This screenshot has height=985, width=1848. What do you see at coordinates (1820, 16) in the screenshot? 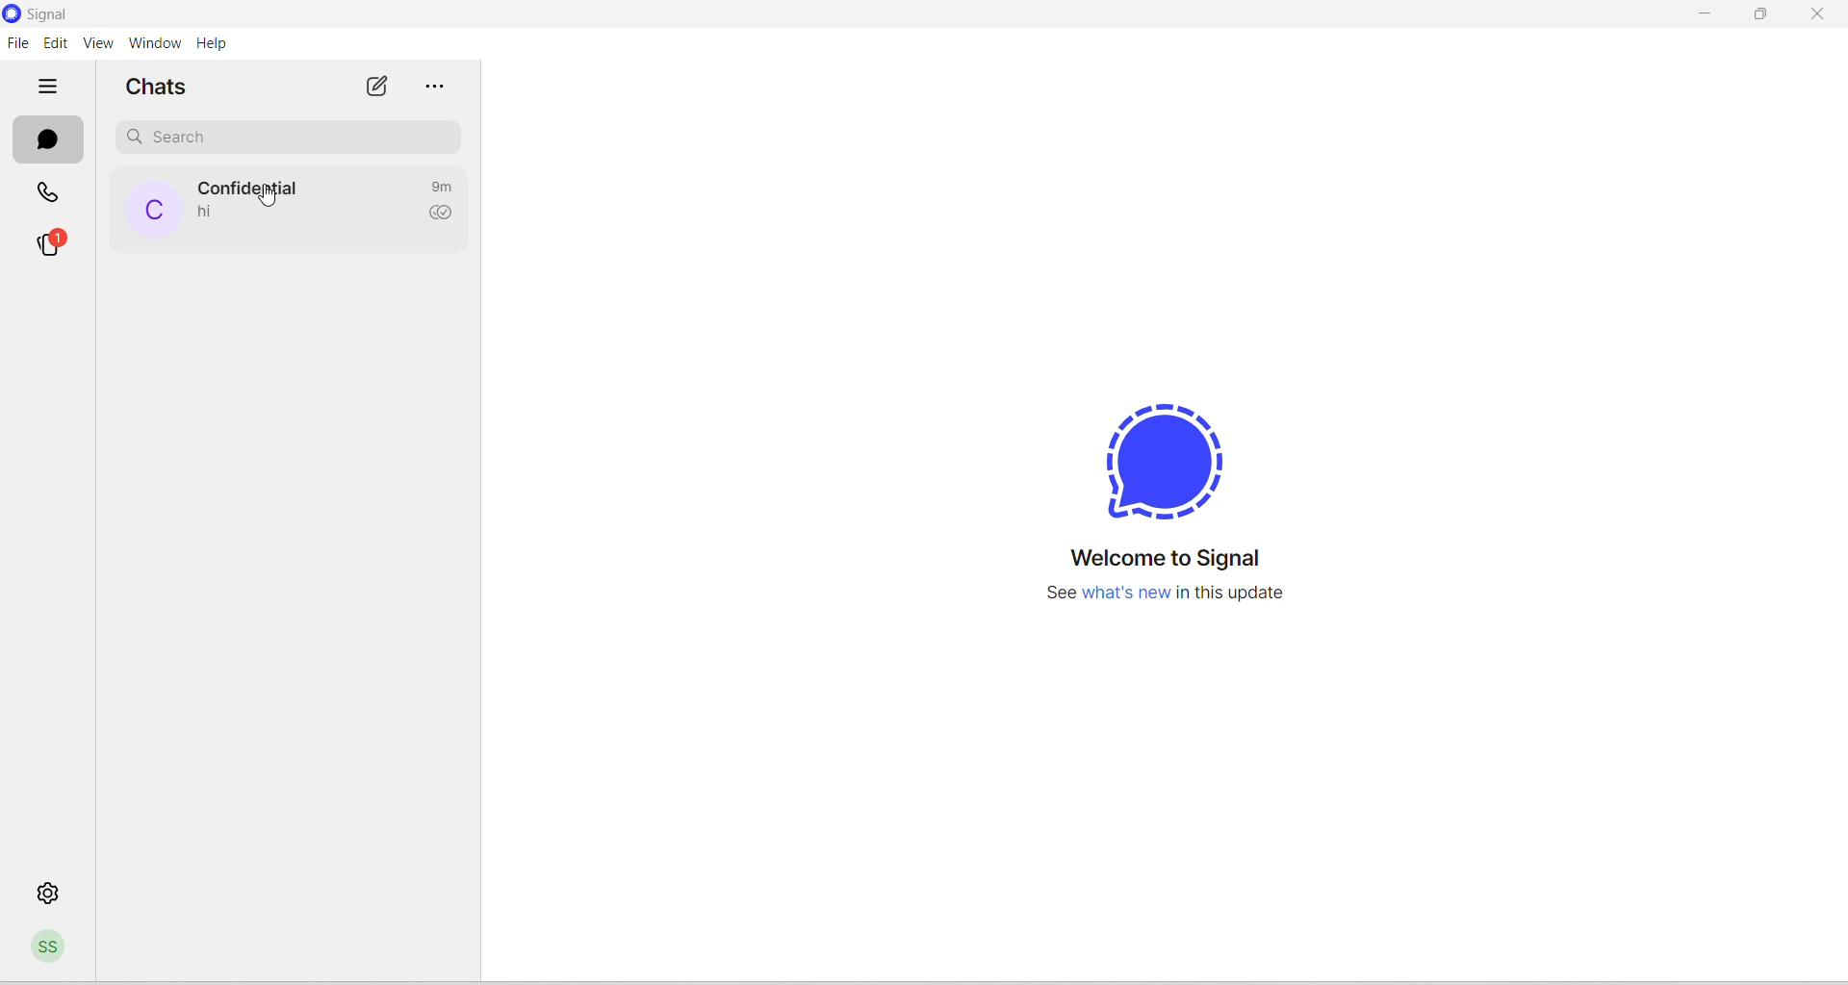
I see `close` at bounding box center [1820, 16].